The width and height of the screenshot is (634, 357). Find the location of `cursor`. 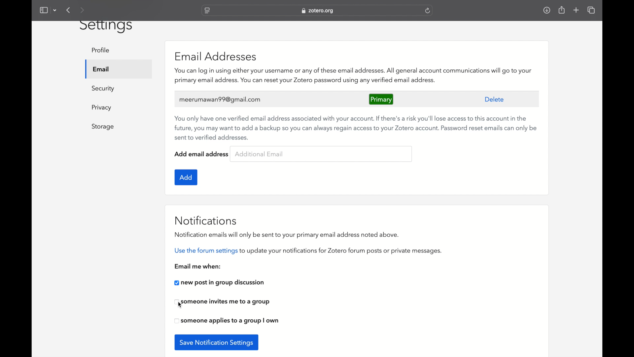

cursor is located at coordinates (180, 305).